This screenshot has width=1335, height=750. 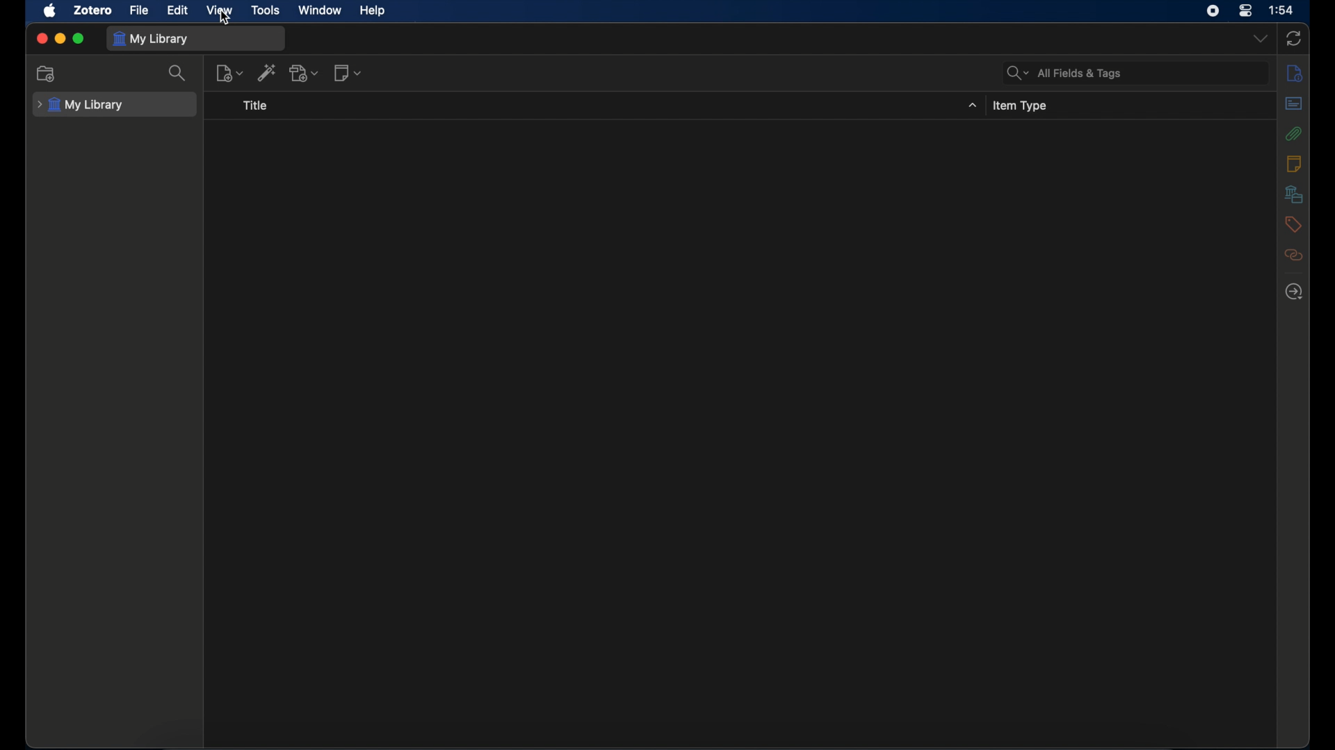 What do you see at coordinates (40, 39) in the screenshot?
I see `close` at bounding box center [40, 39].